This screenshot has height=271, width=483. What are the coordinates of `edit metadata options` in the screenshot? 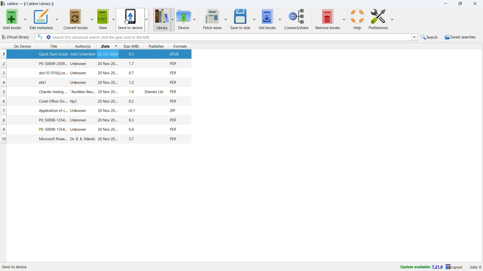 It's located at (57, 19).